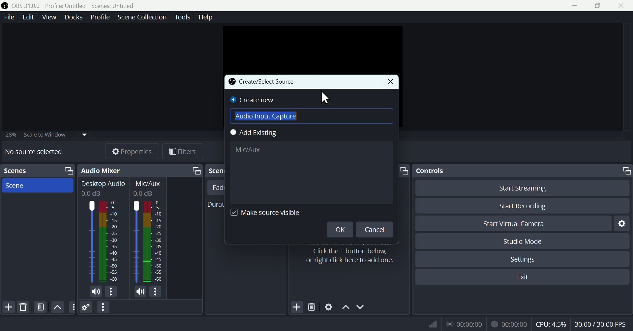 This screenshot has width=633, height=331. I want to click on More options, so click(104, 307).